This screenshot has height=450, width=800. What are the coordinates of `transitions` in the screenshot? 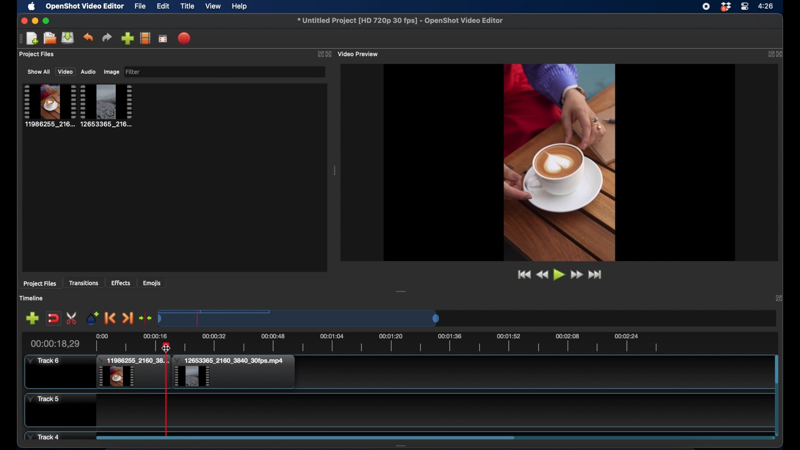 It's located at (85, 283).